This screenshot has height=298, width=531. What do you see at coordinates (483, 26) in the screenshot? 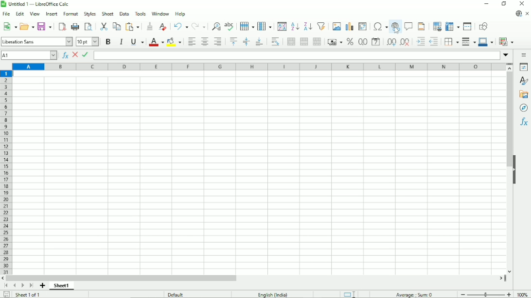
I see `show draw function` at bounding box center [483, 26].